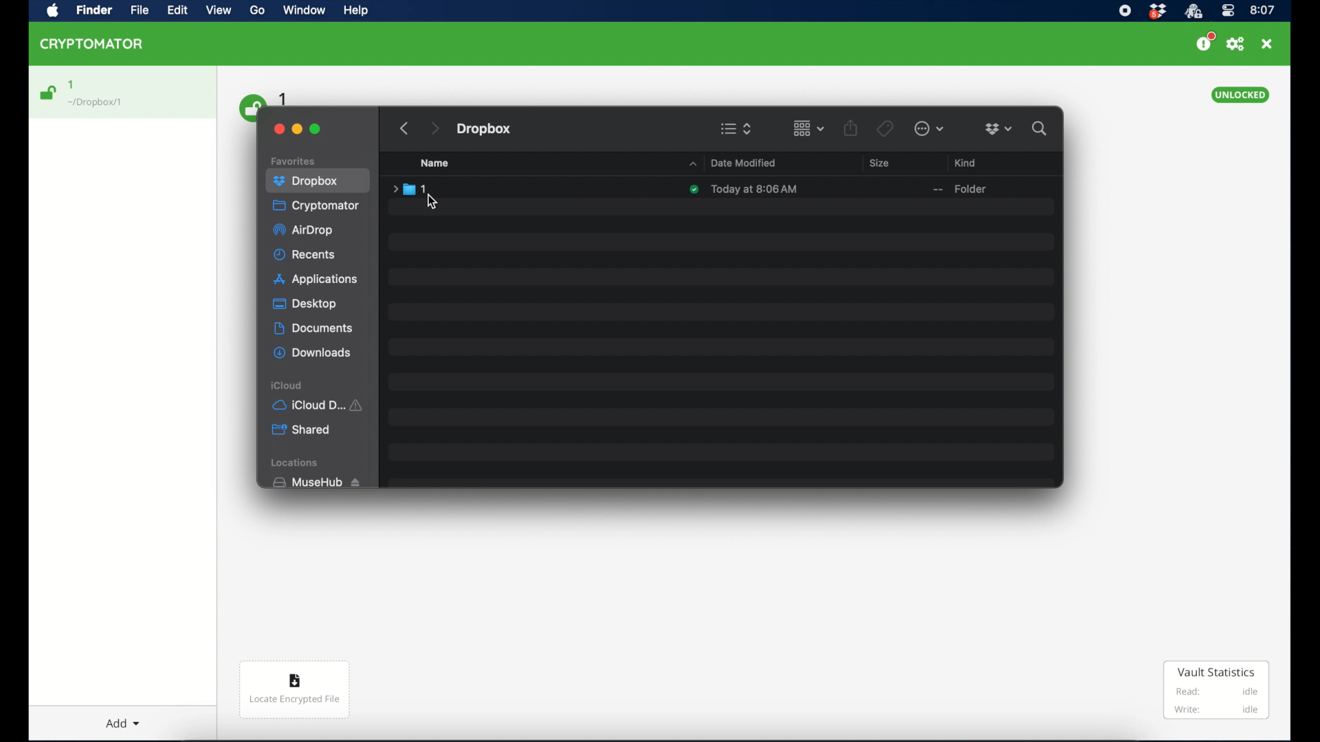 This screenshot has width=1320, height=742. Describe the element at coordinates (485, 128) in the screenshot. I see `dropbox` at that location.